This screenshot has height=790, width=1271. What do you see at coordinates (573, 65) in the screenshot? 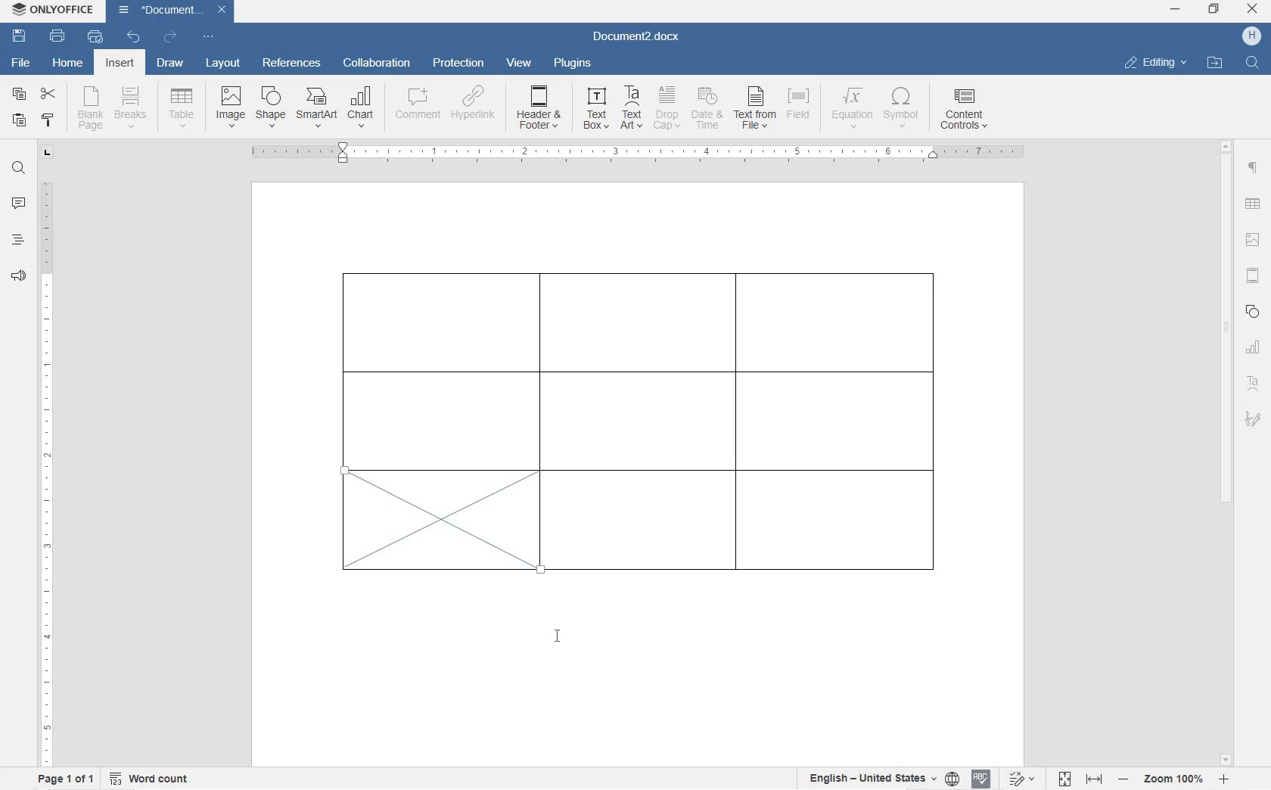
I see `plugins` at bounding box center [573, 65].